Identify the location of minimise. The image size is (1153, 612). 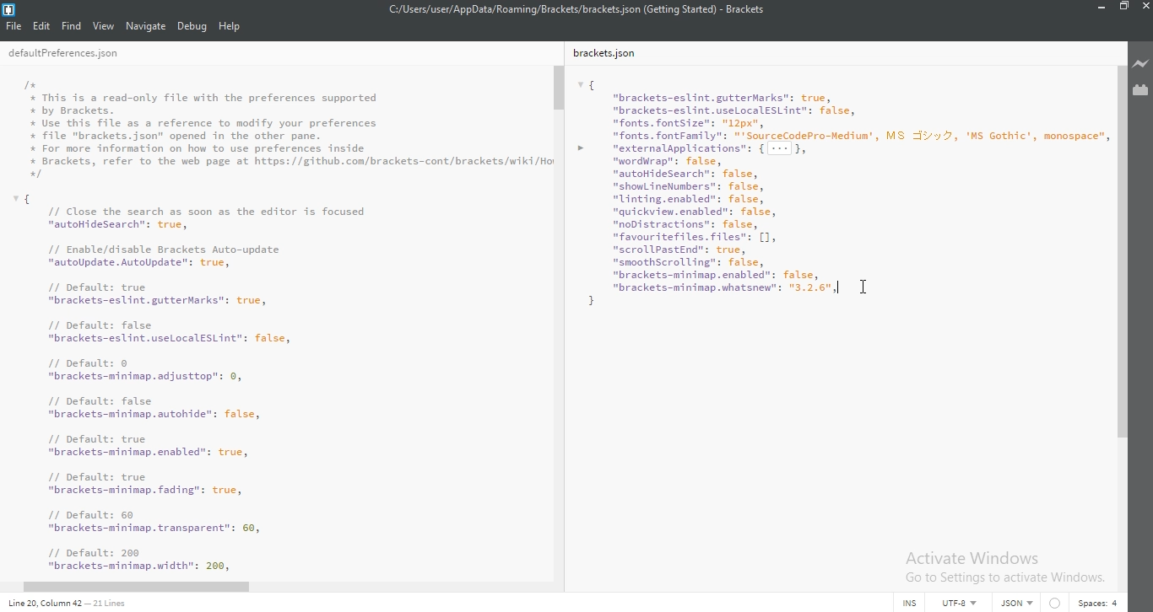
(1098, 9).